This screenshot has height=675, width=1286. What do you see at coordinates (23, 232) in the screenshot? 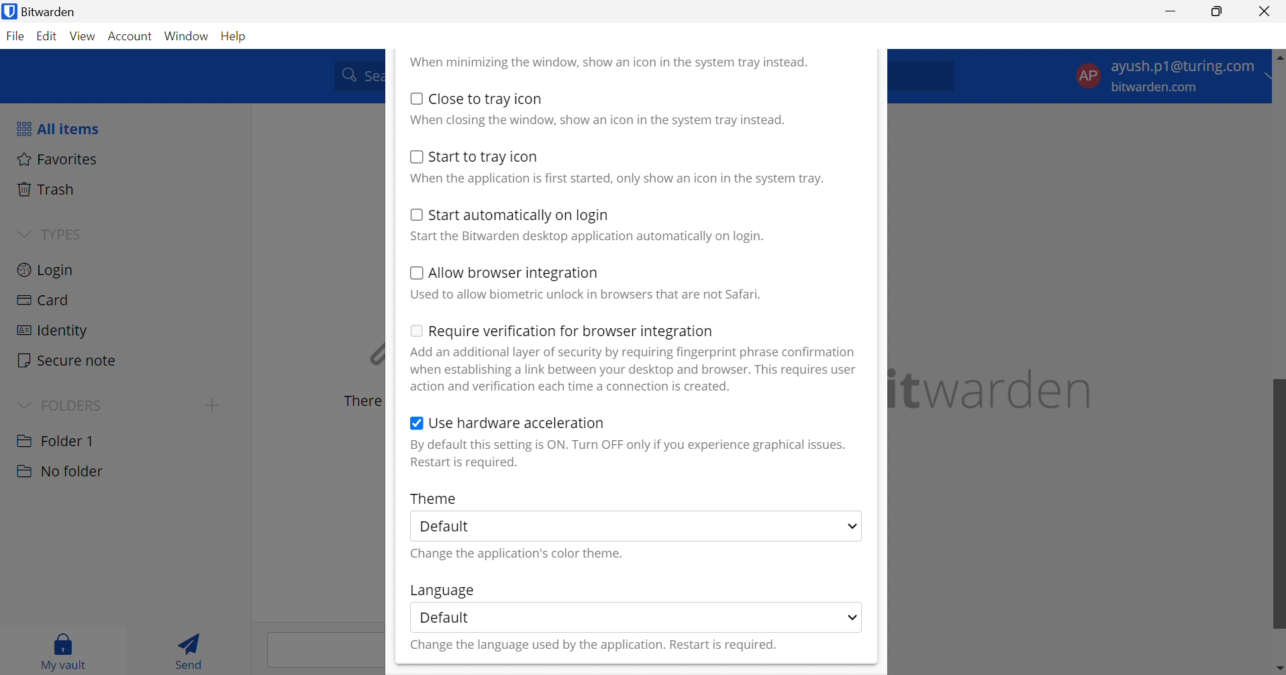
I see `Drop Down` at bounding box center [23, 232].